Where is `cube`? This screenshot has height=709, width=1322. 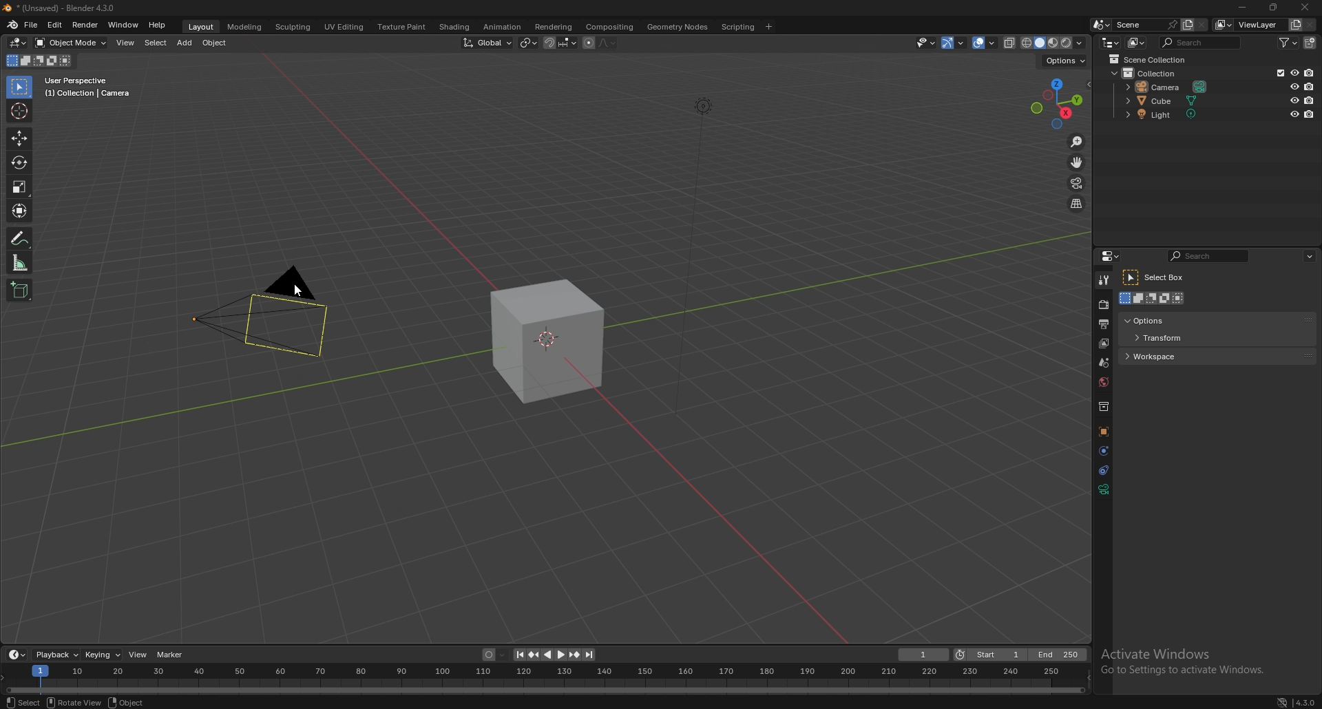
cube is located at coordinates (1164, 101).